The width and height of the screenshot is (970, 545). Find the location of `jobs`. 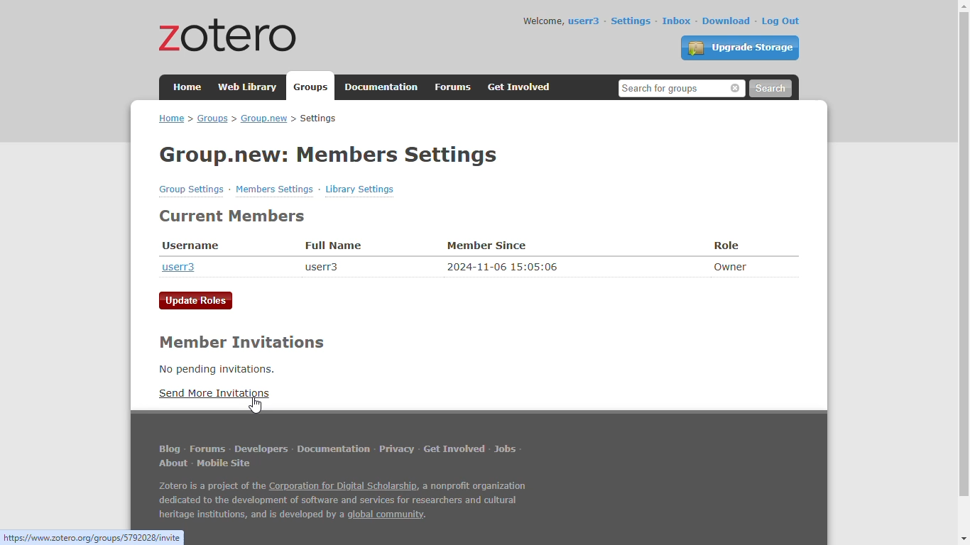

jobs is located at coordinates (506, 449).